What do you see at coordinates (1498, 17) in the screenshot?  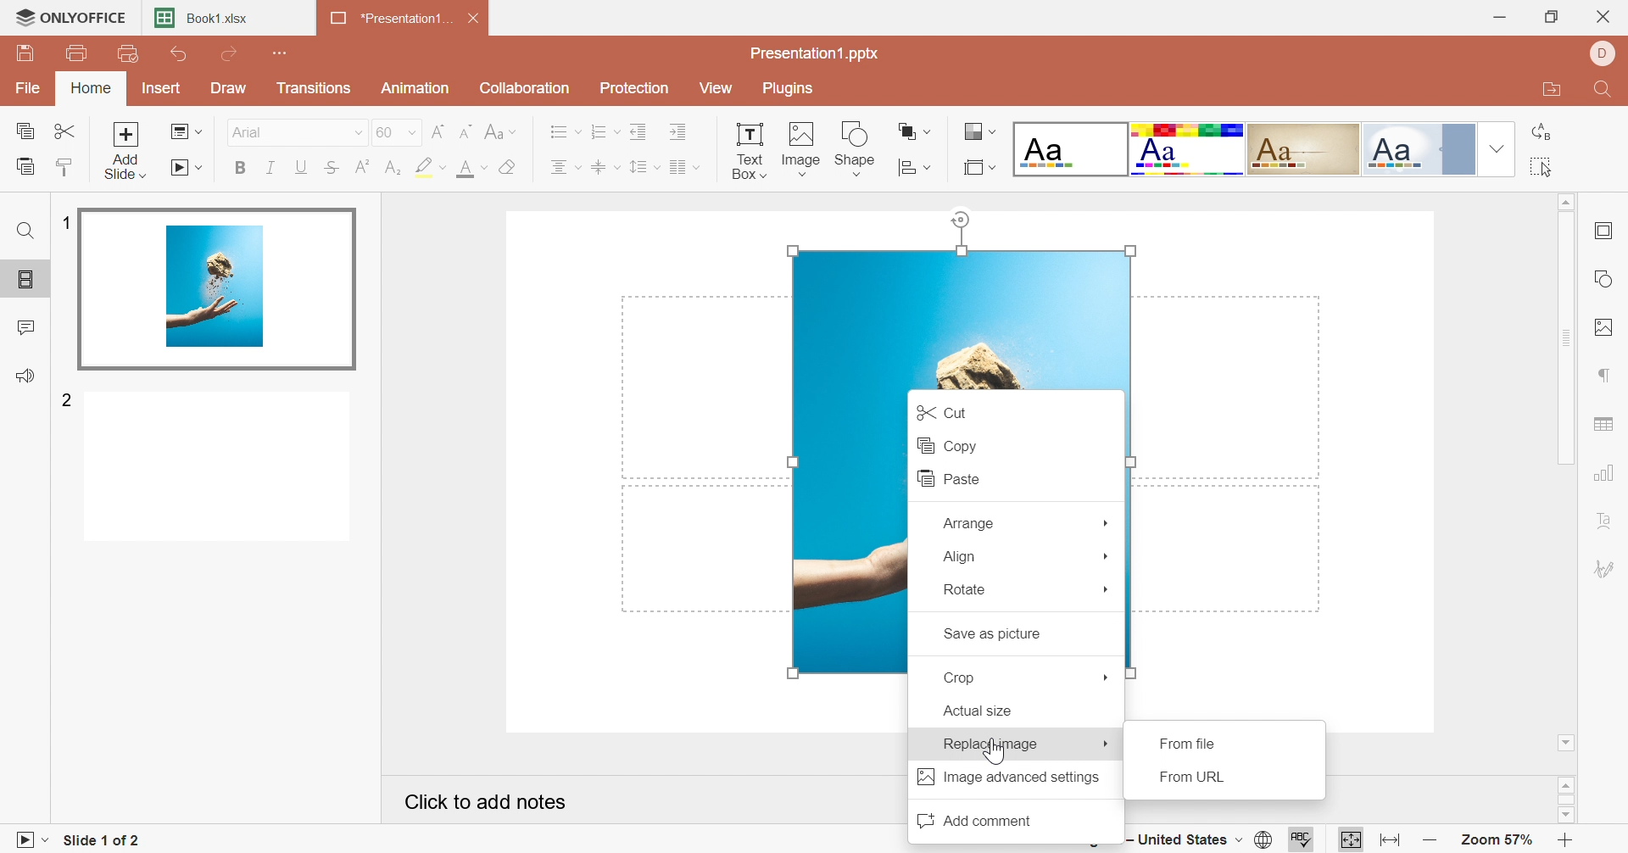 I see `Minimize` at bounding box center [1498, 17].